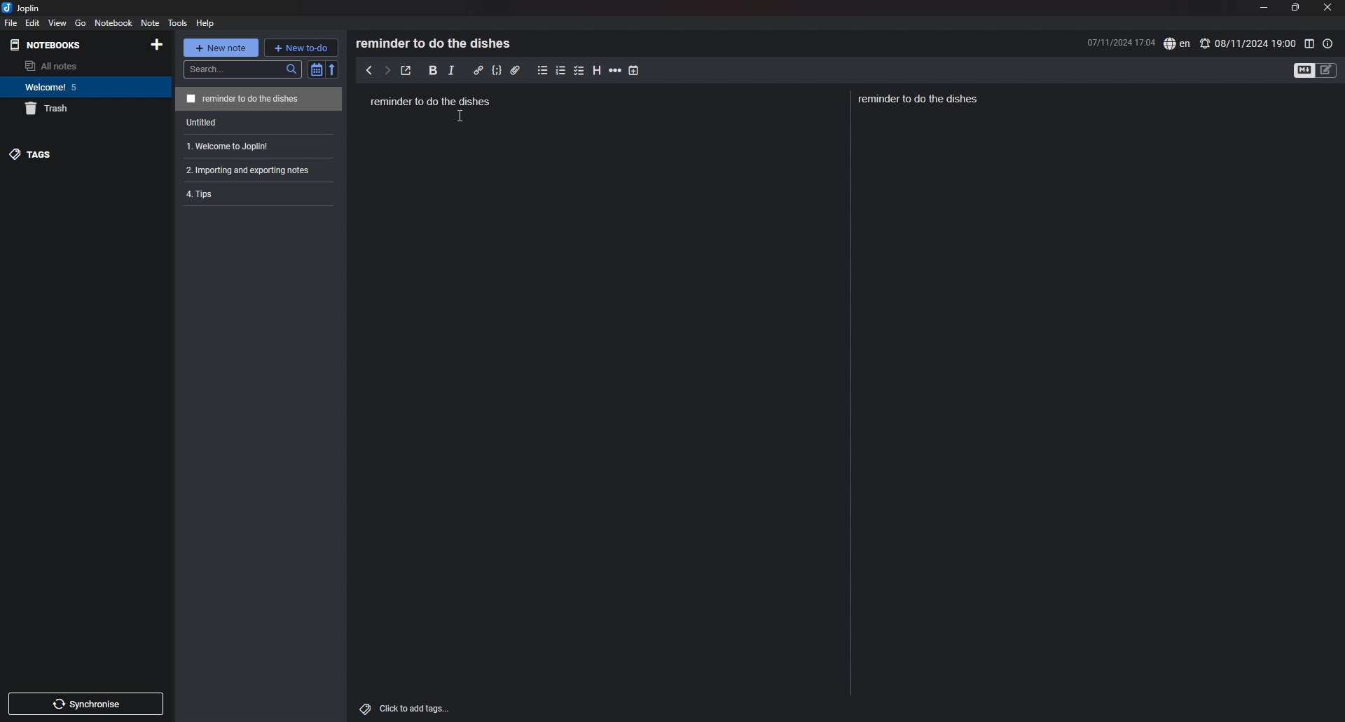 The height and width of the screenshot is (722, 1345). What do you see at coordinates (434, 70) in the screenshot?
I see `bold` at bounding box center [434, 70].